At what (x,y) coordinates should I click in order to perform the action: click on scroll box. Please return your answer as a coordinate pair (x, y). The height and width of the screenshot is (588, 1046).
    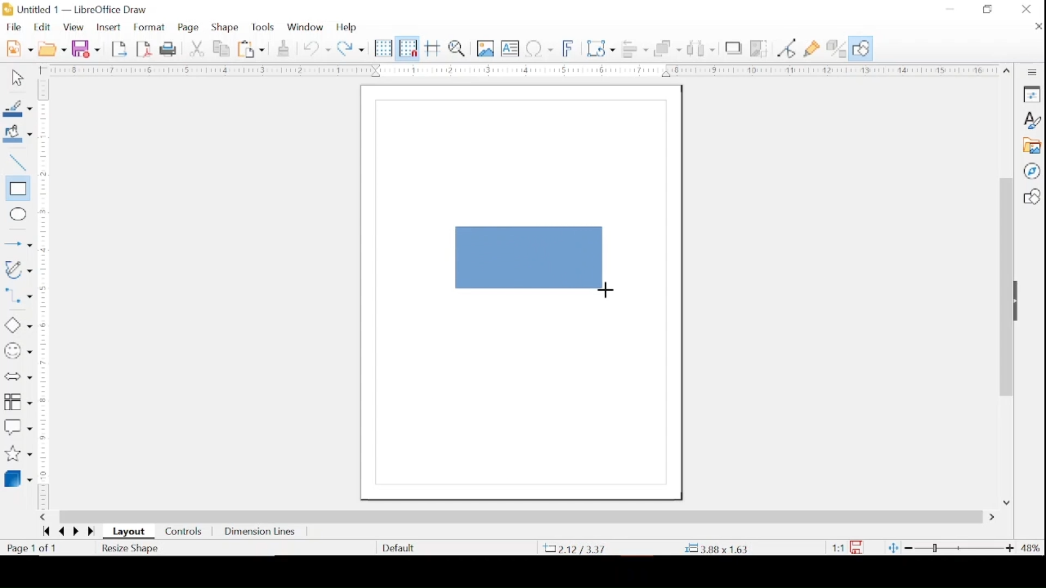
    Looking at the image, I should click on (1005, 289).